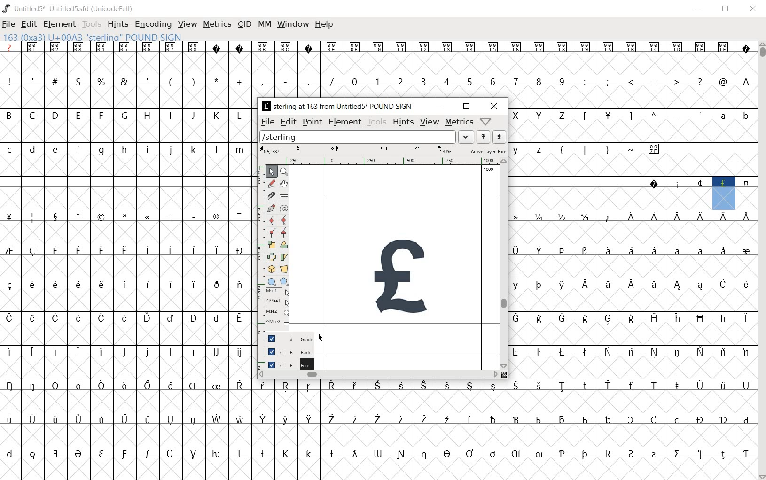 This screenshot has width=766, height=480. What do you see at coordinates (678, 215) in the screenshot?
I see `` at bounding box center [678, 215].